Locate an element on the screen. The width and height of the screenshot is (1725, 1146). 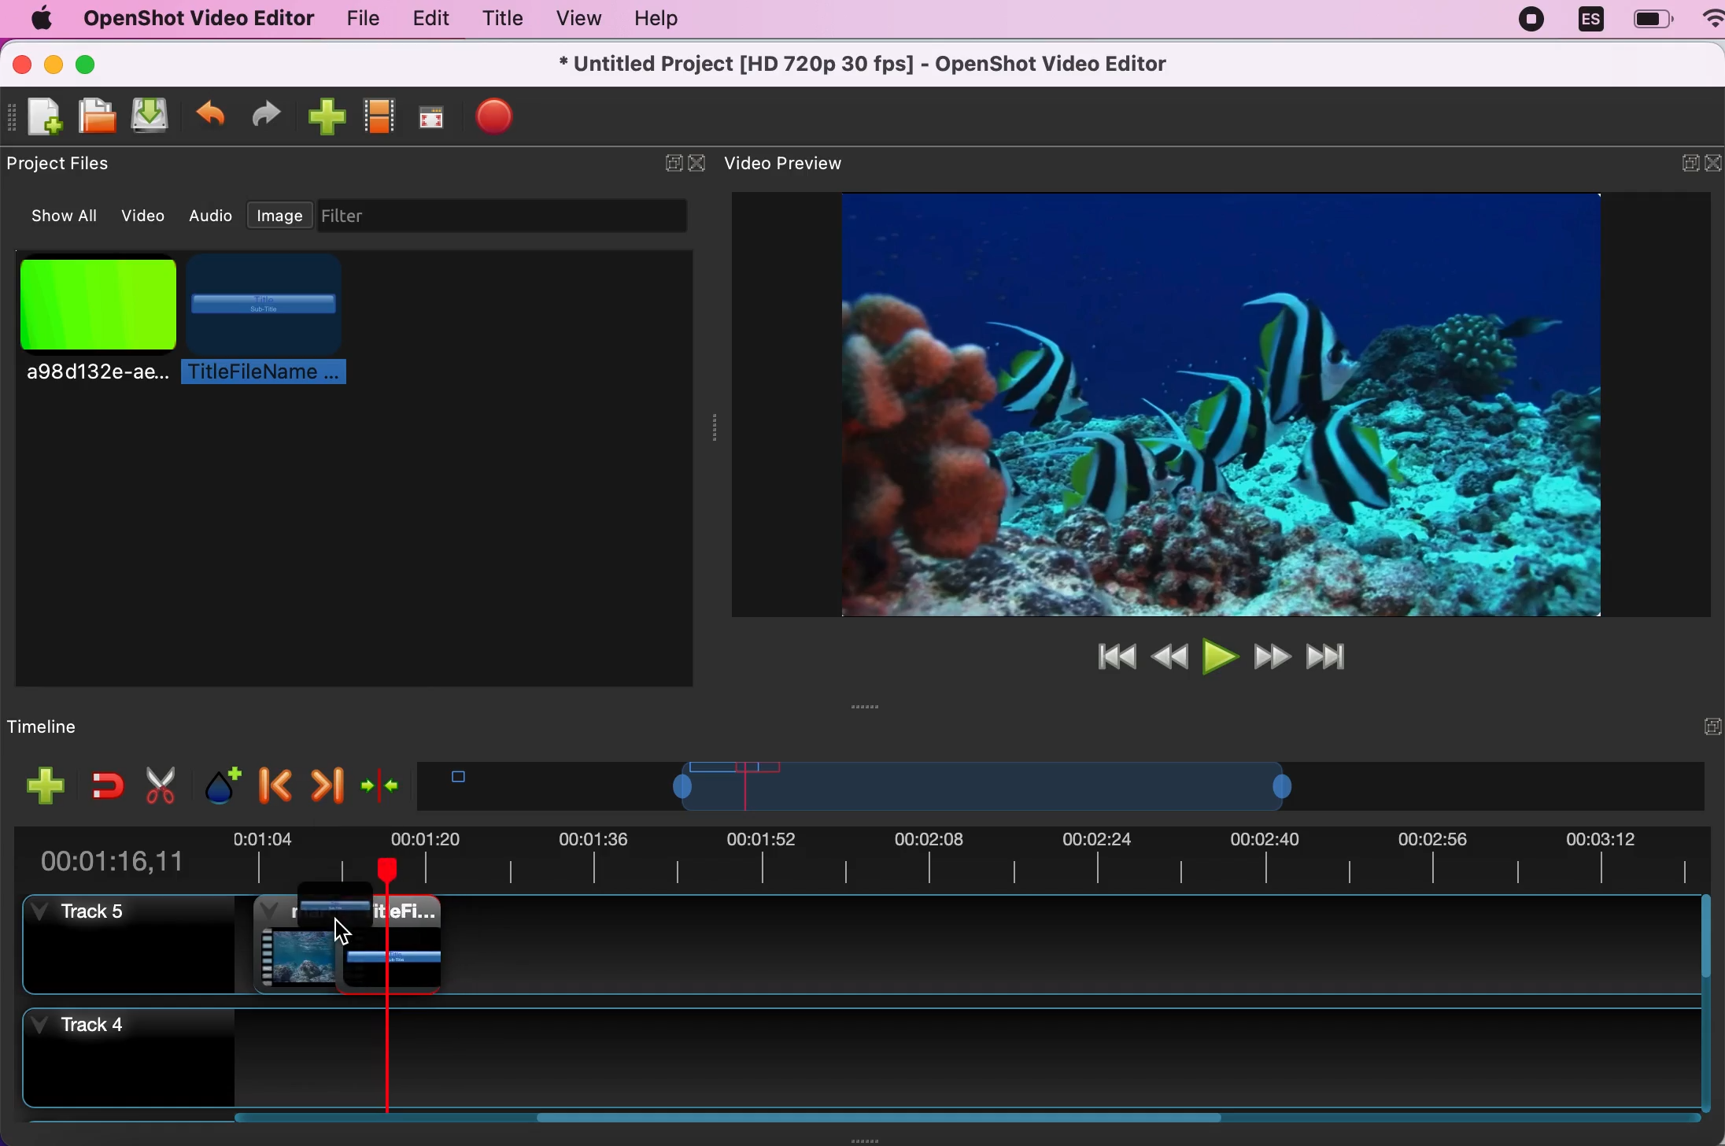
enable snapping is located at coordinates (102, 785).